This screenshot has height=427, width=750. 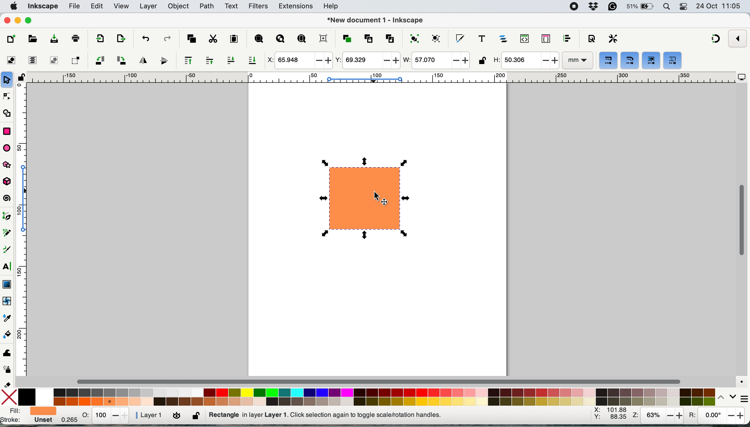 I want to click on select all objects, so click(x=13, y=60).